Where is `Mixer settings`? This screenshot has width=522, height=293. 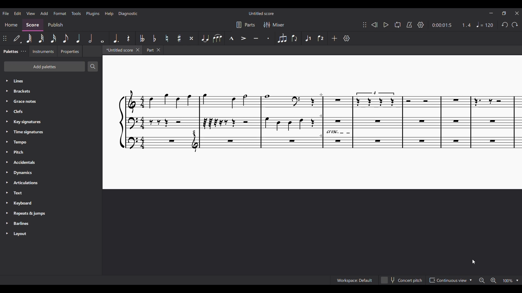
Mixer settings is located at coordinates (274, 25).